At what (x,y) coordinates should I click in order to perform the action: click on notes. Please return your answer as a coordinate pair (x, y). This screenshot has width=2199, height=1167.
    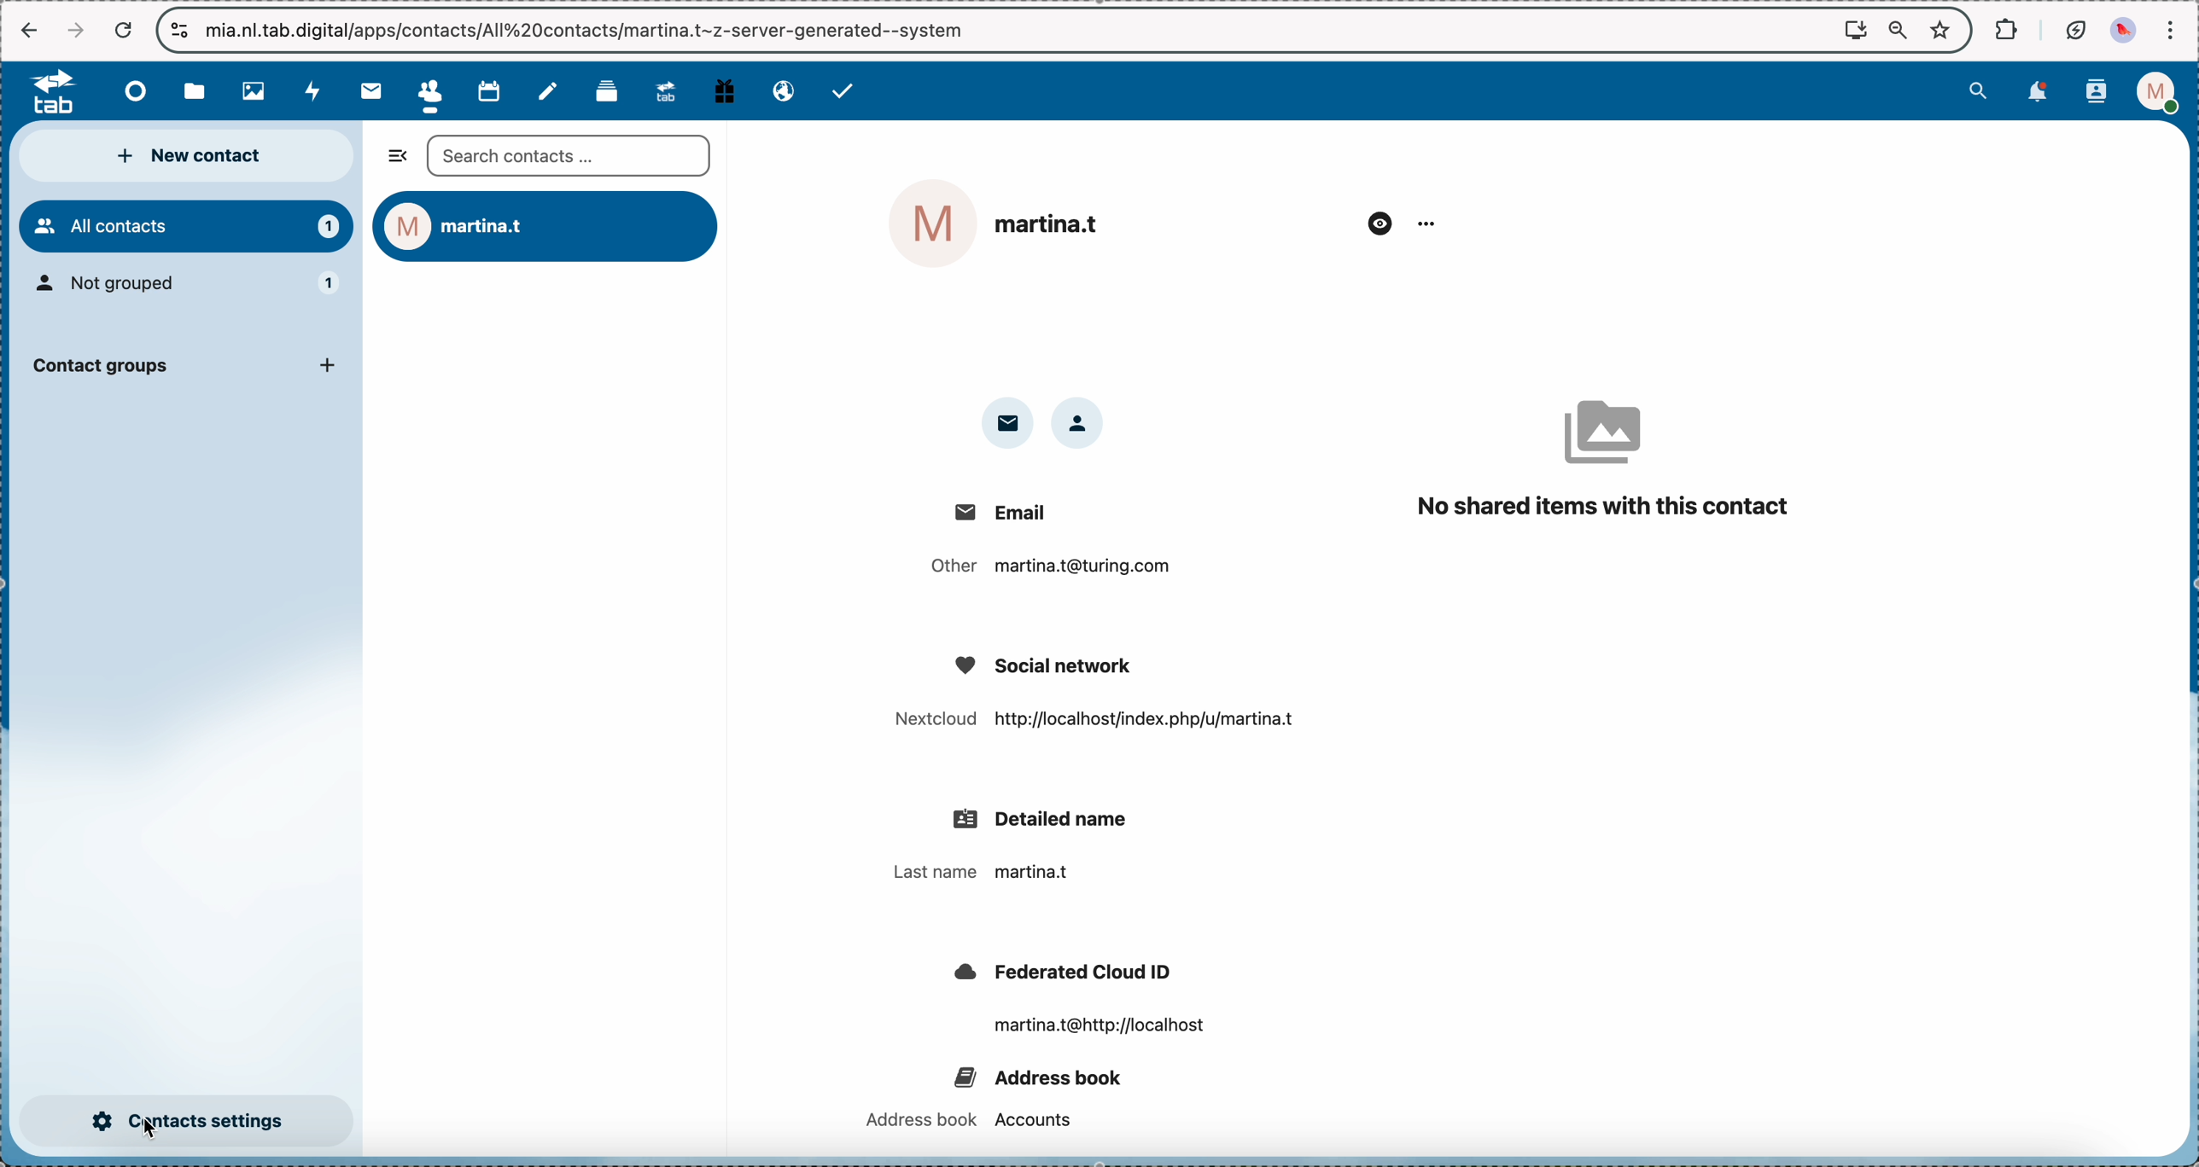
    Looking at the image, I should click on (551, 91).